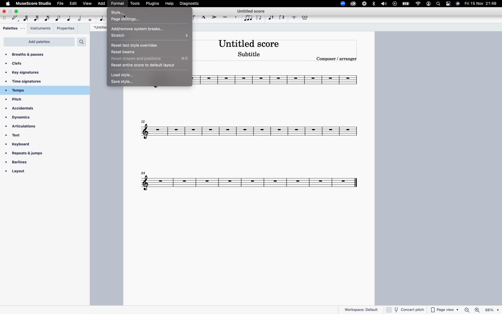  Describe the element at coordinates (30, 53) in the screenshot. I see `breaths & pauses` at that location.